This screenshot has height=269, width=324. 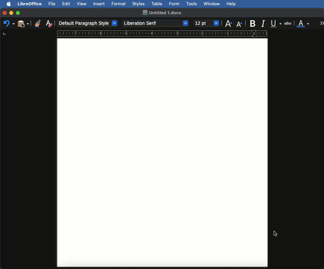 What do you see at coordinates (231, 4) in the screenshot?
I see `Help` at bounding box center [231, 4].